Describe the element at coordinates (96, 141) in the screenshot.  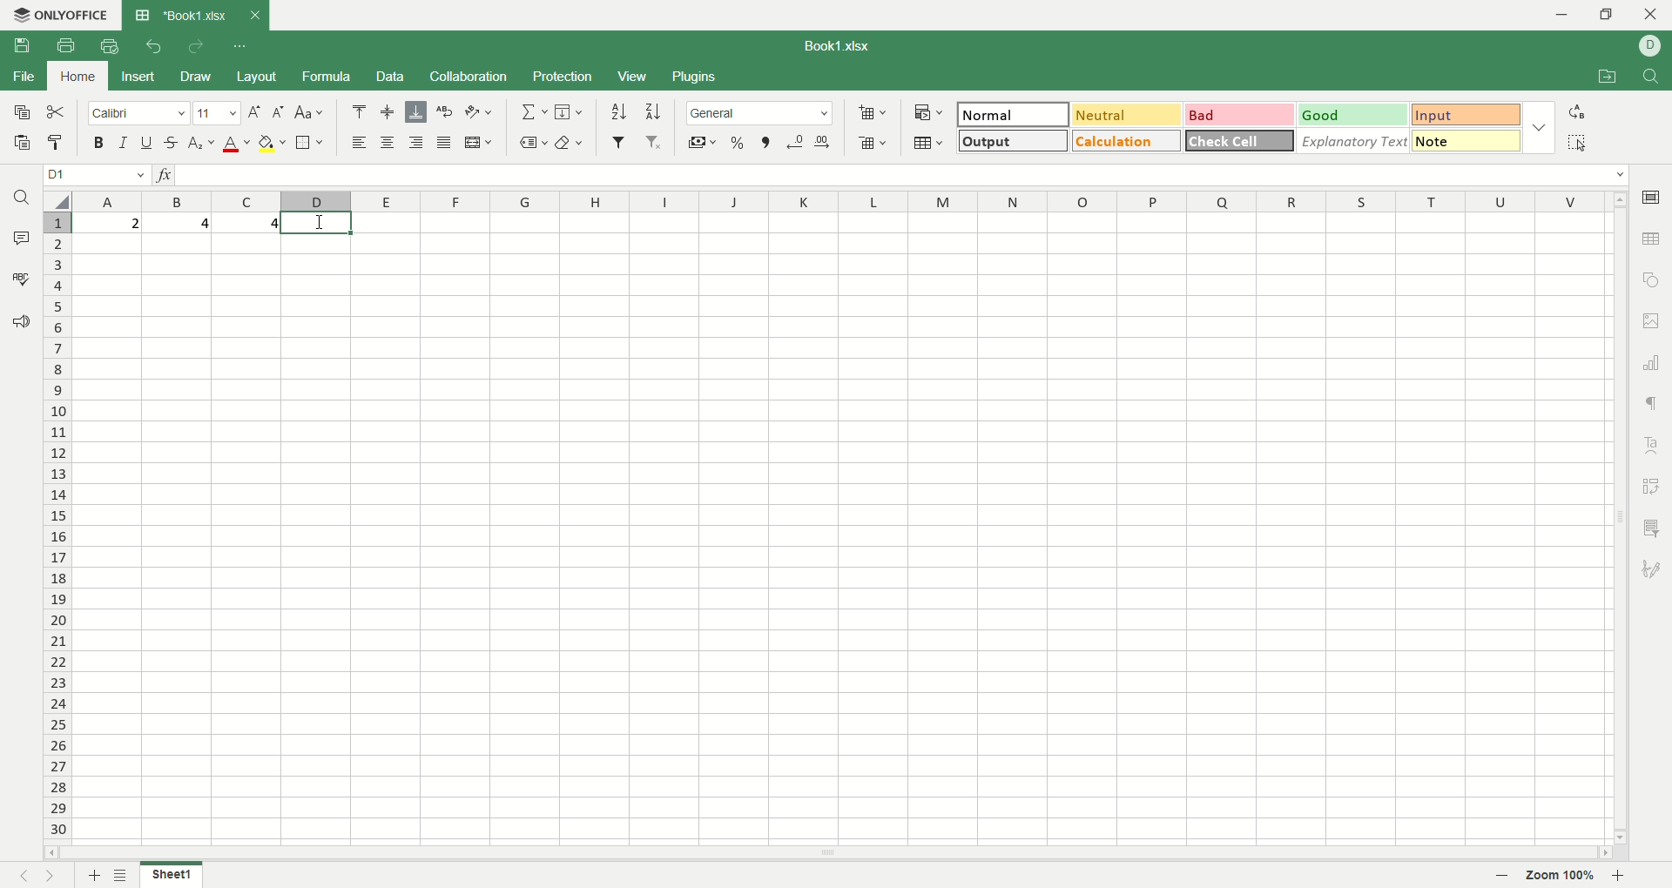
I see `bold` at that location.